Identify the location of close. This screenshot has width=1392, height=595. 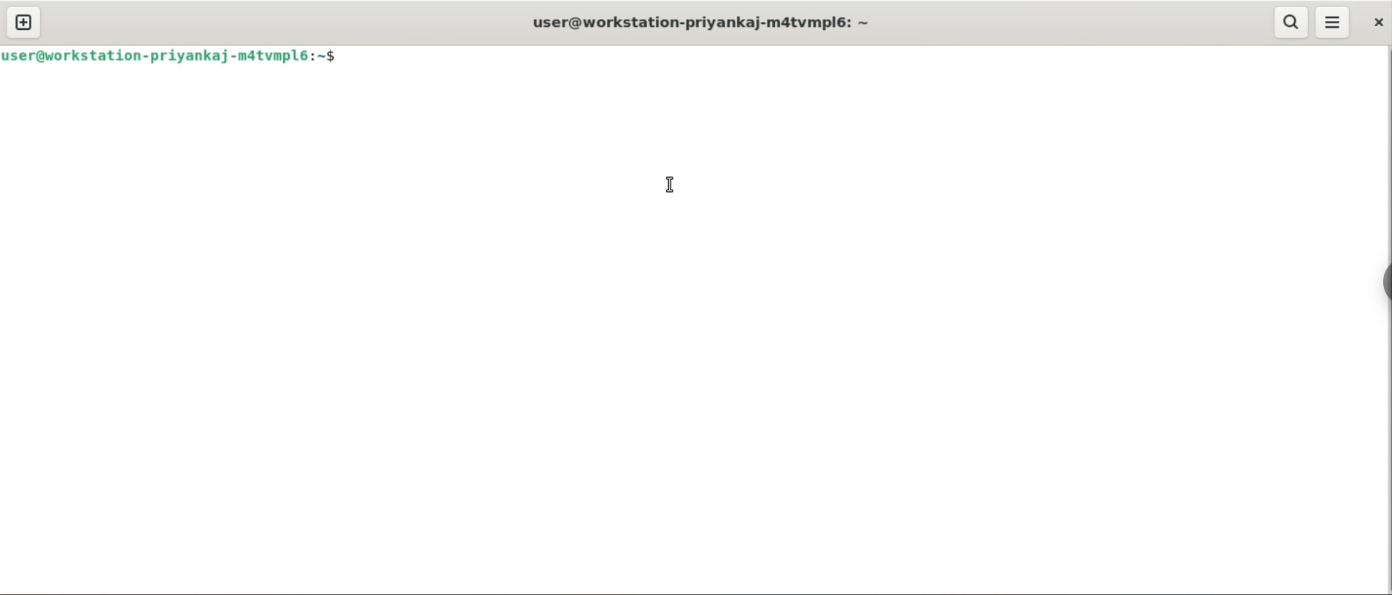
(1374, 23).